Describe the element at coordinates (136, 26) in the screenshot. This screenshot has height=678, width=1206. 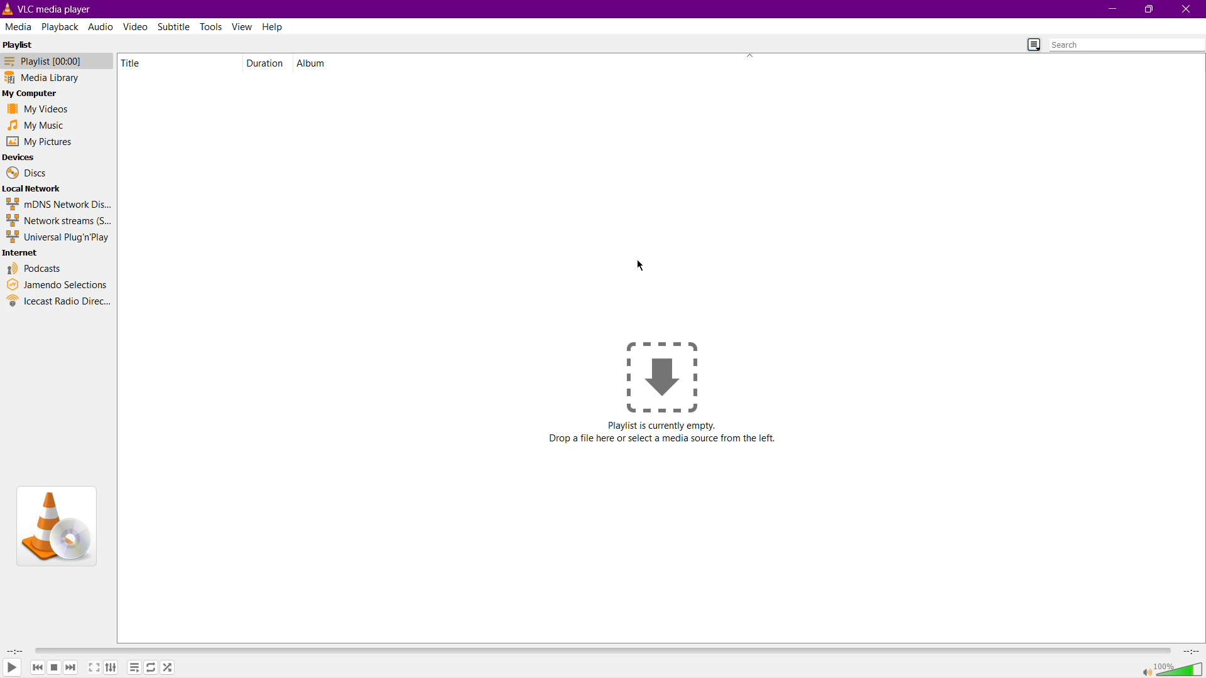
I see `Video` at that location.